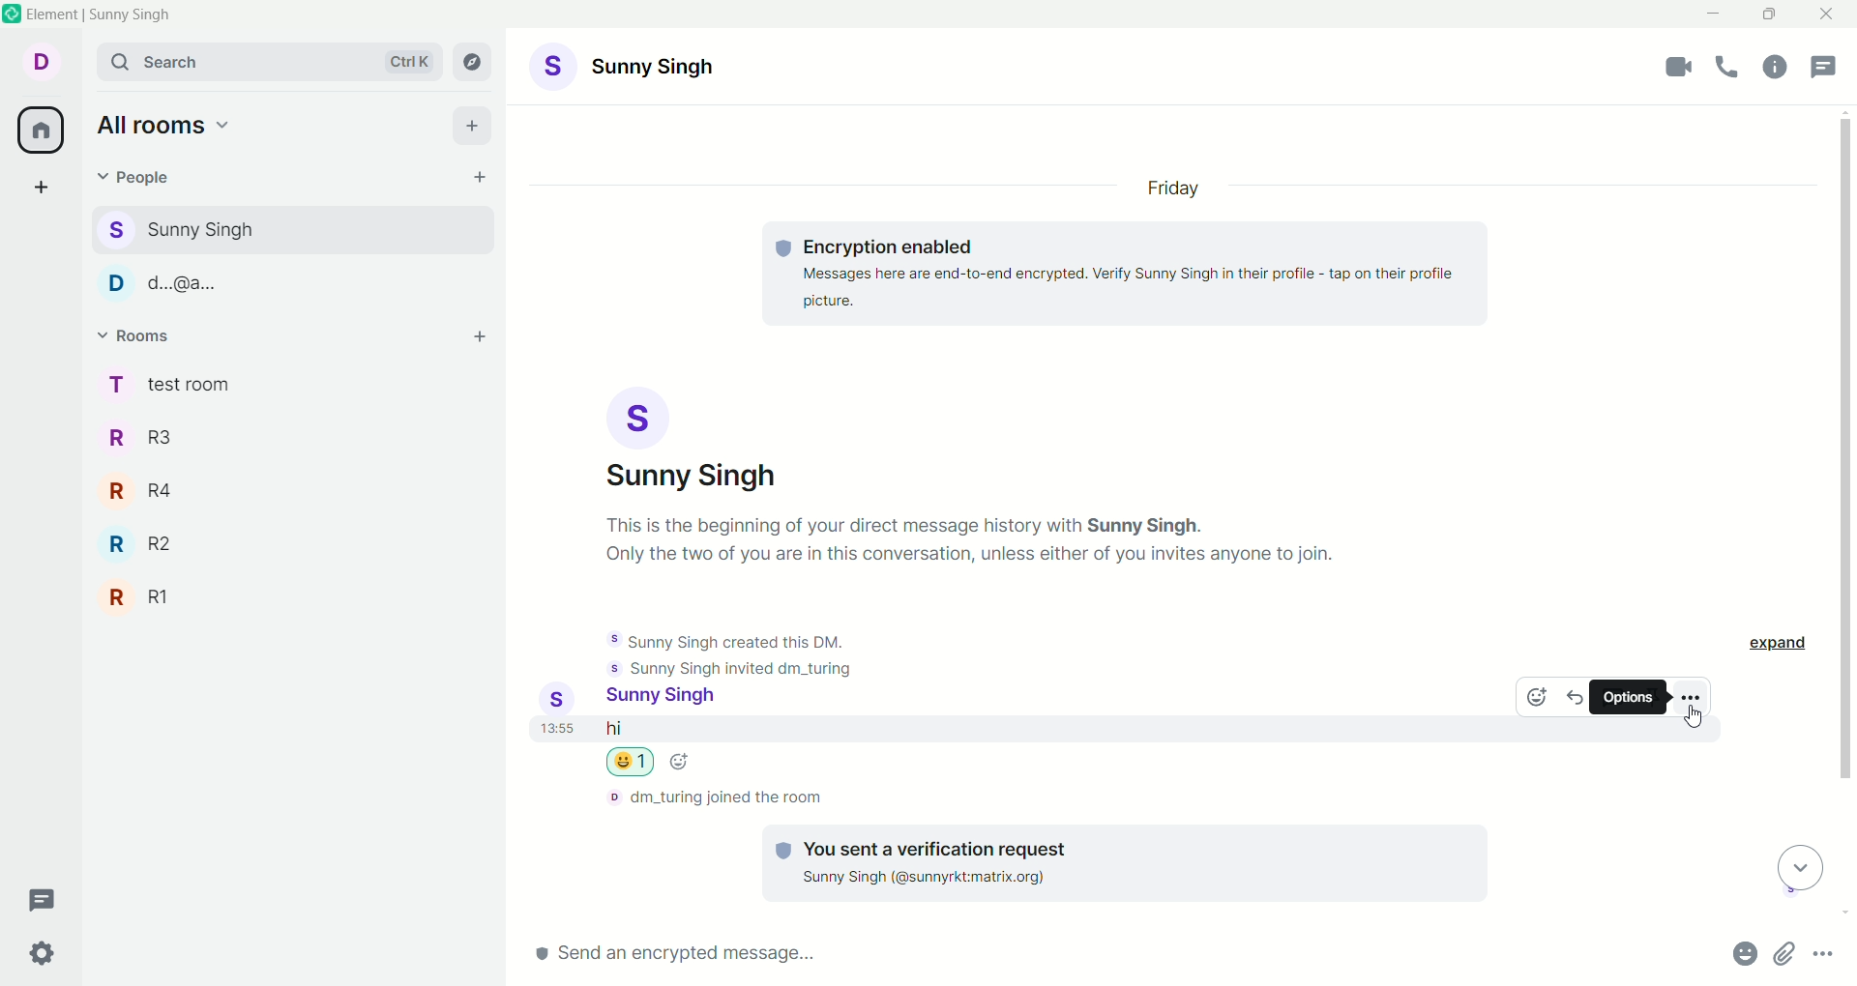 Image resolution: width=1857 pixels, height=986 pixels. Describe the element at coordinates (1736, 957) in the screenshot. I see `emojis` at that location.